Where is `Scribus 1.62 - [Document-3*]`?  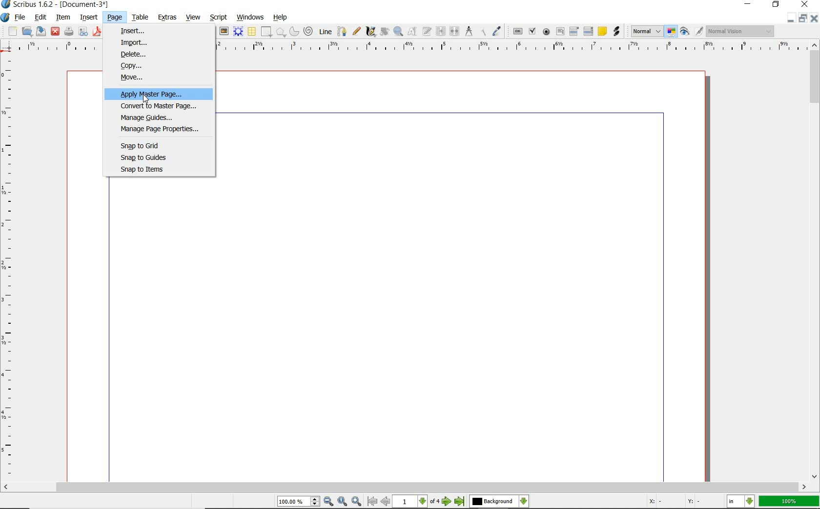
Scribus 1.62 - [Document-3*] is located at coordinates (60, 5).